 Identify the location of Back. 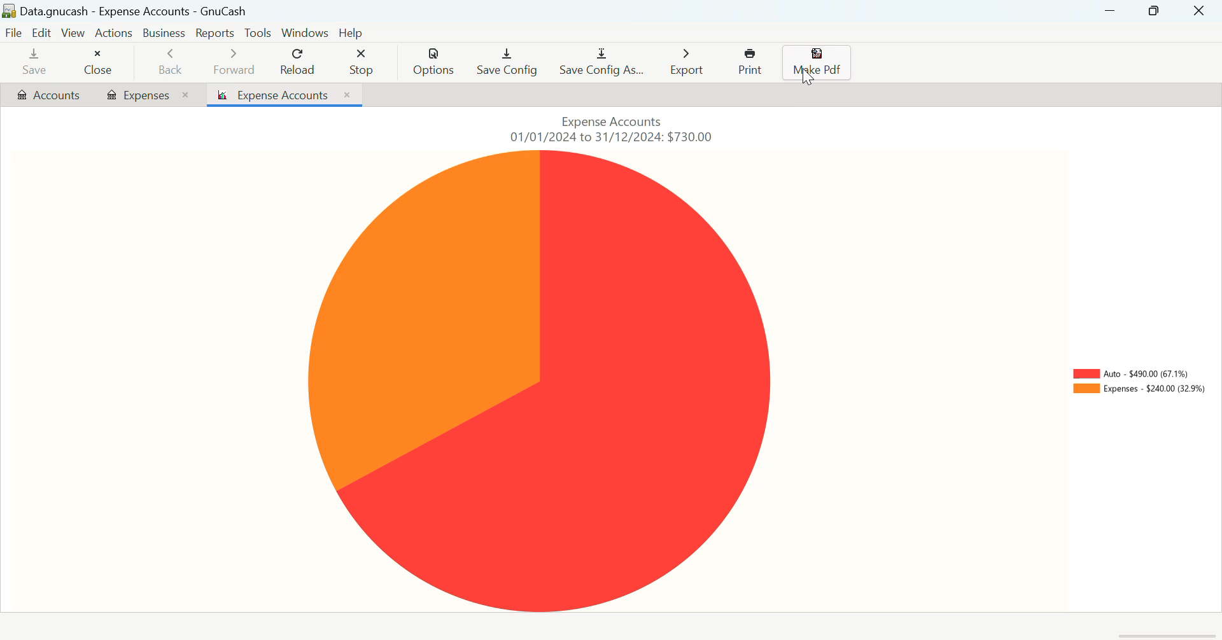
(171, 63).